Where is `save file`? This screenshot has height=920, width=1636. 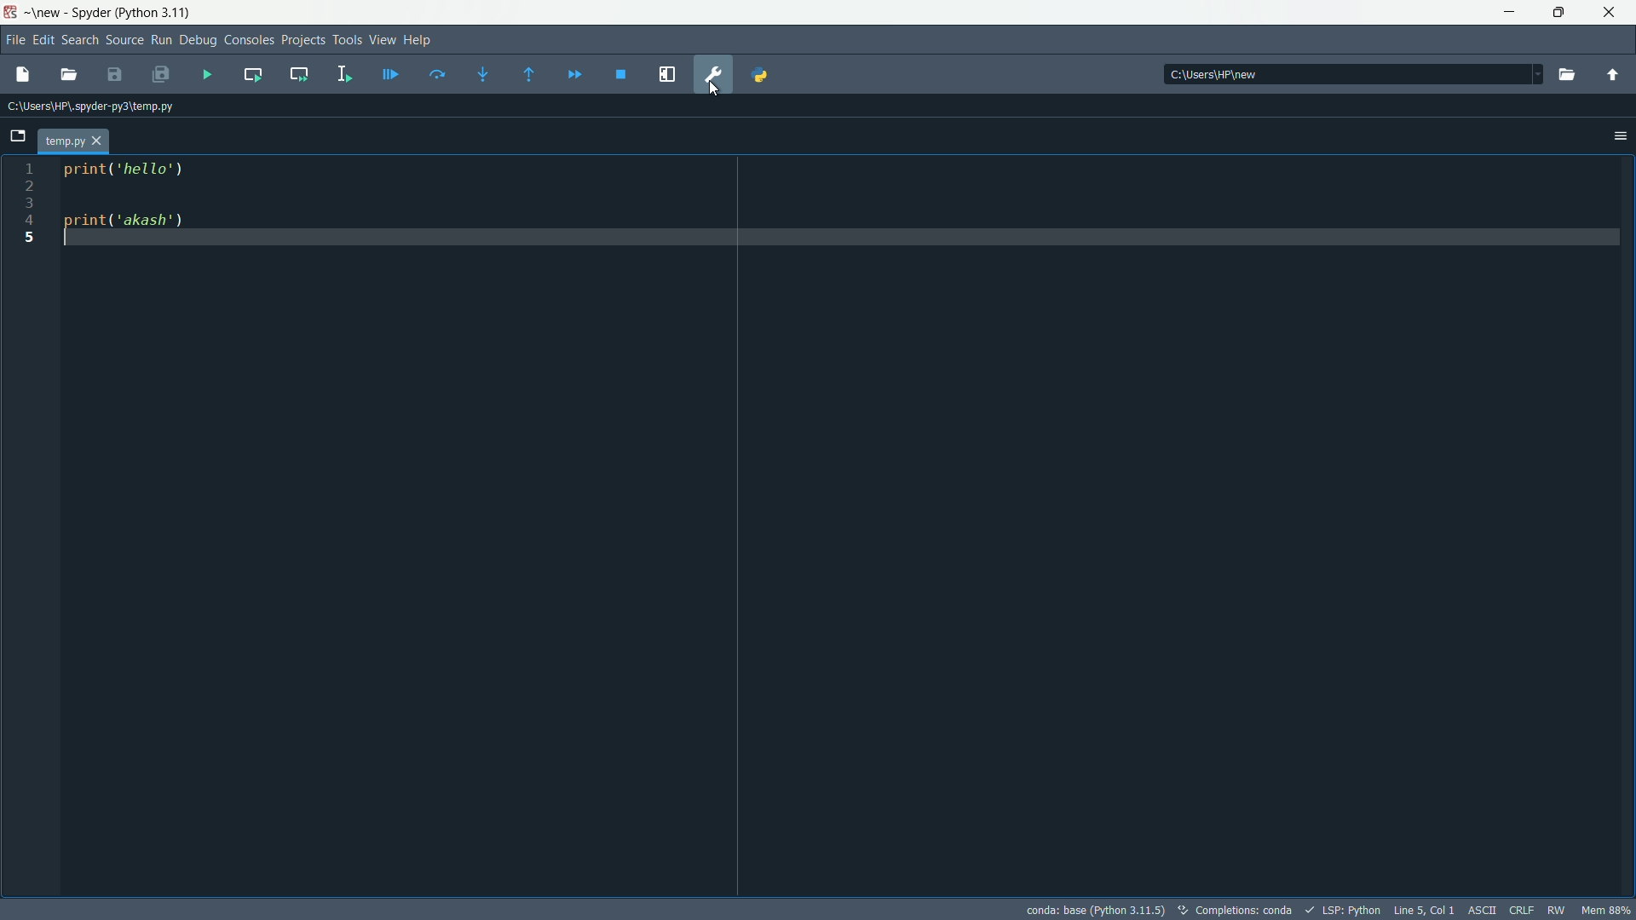
save file is located at coordinates (115, 76).